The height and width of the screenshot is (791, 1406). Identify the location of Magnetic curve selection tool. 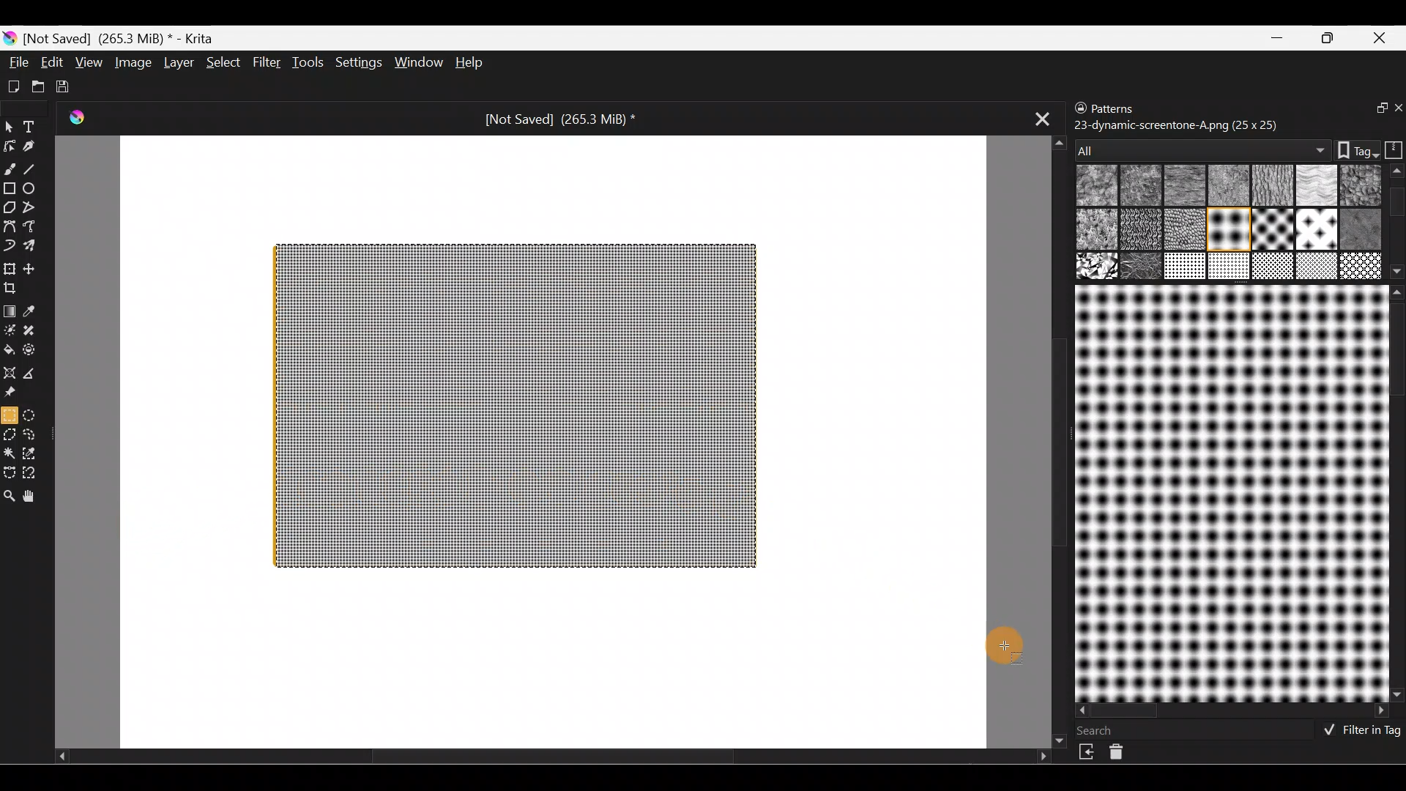
(40, 473).